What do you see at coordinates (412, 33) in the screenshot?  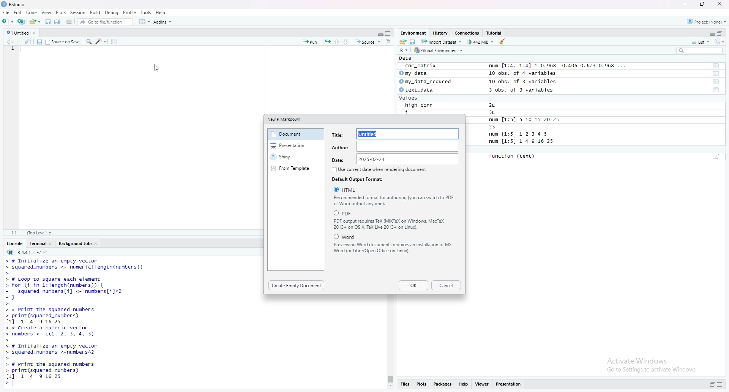 I see `Environment` at bounding box center [412, 33].